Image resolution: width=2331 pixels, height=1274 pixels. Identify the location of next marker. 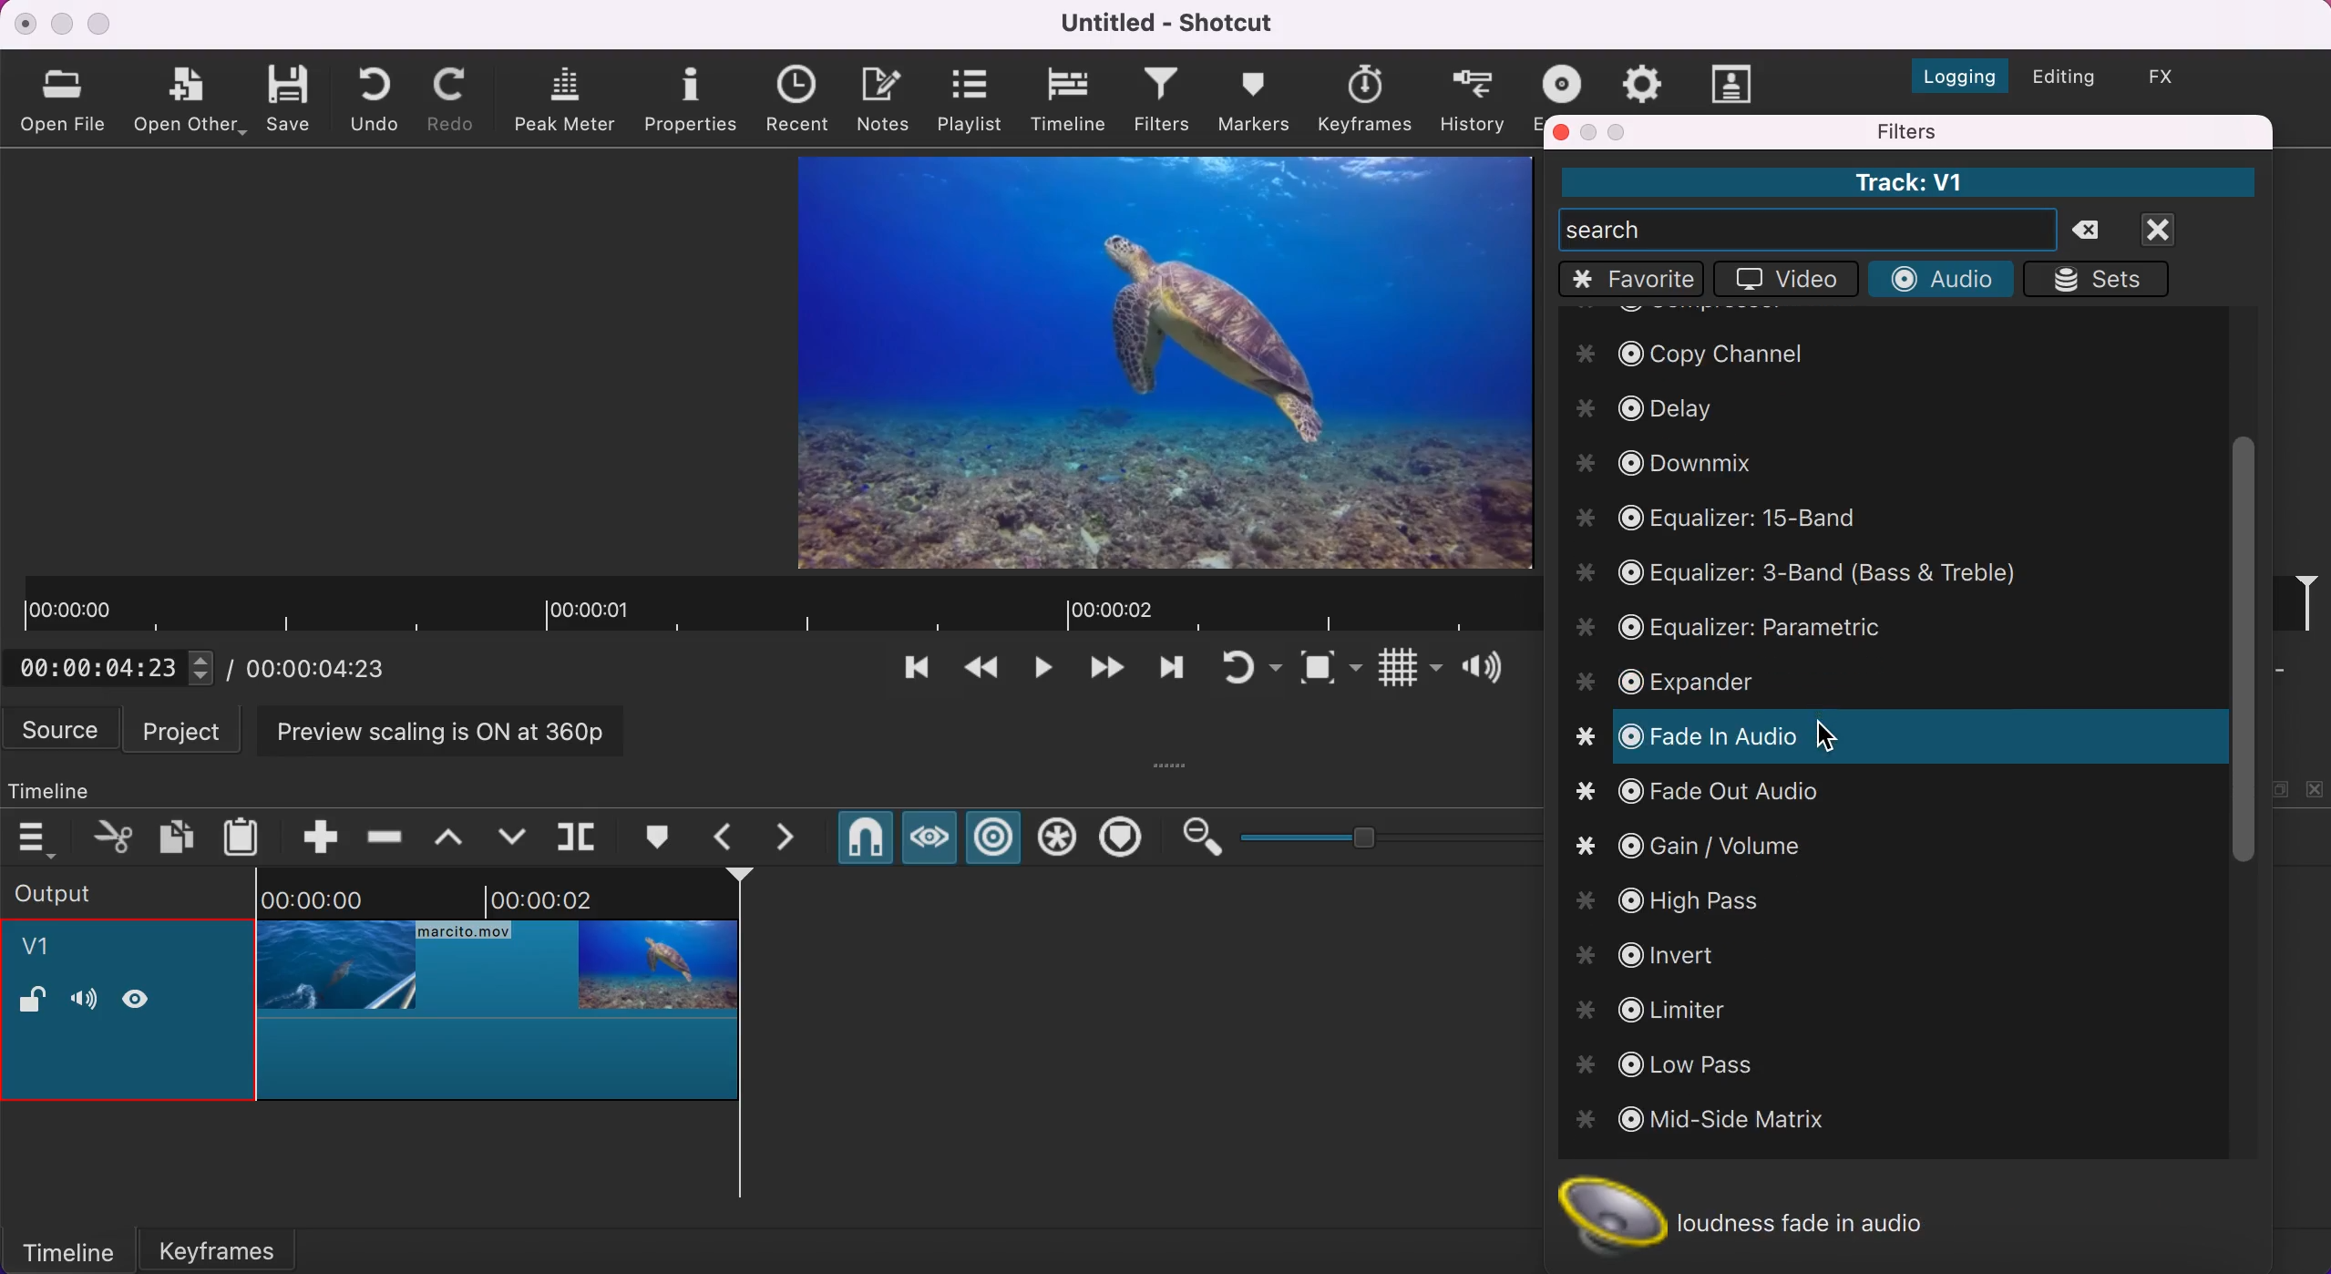
(796, 837).